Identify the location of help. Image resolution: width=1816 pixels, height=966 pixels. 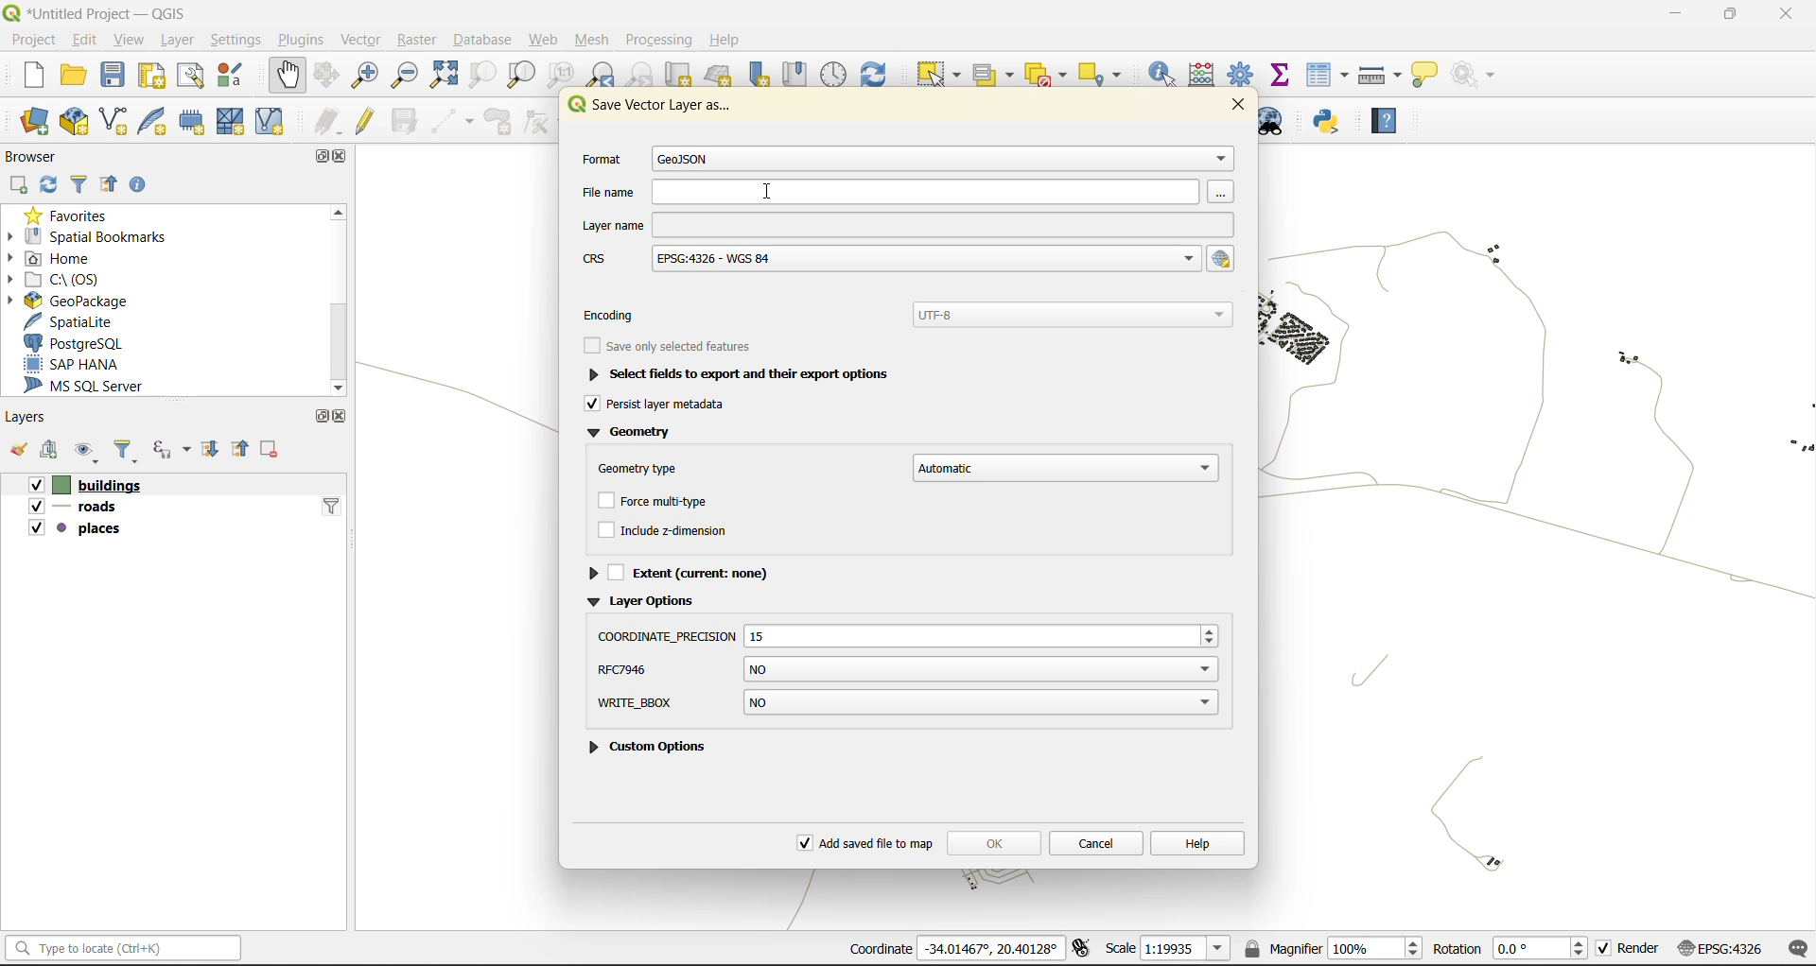
(1386, 121).